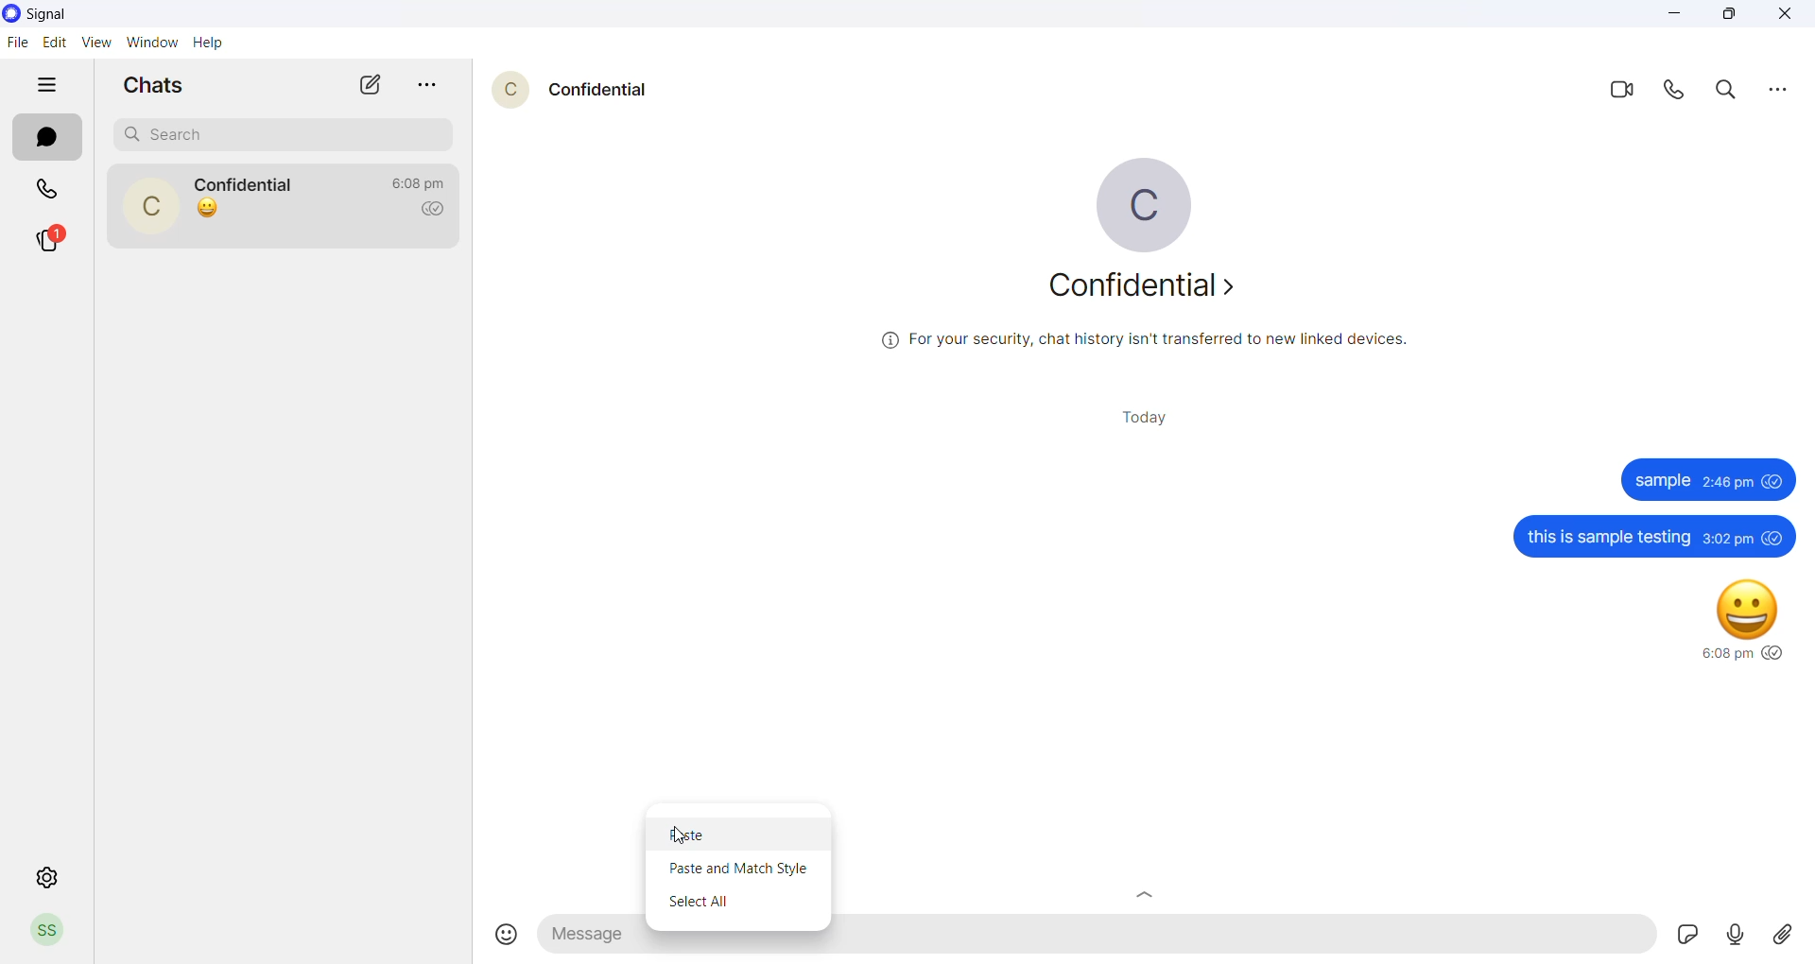 The width and height of the screenshot is (1815, 964). Describe the element at coordinates (1152, 422) in the screenshot. I see `today heading` at that location.